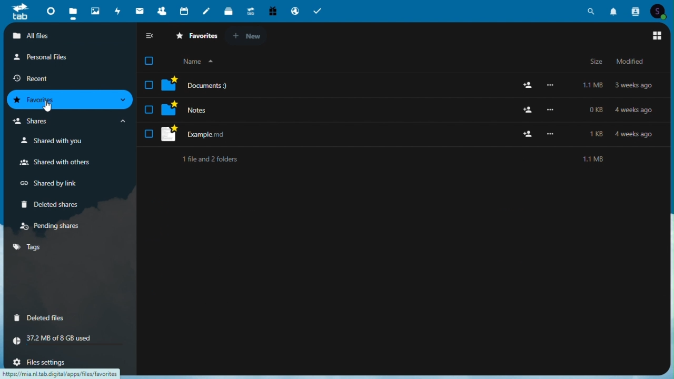 The height and width of the screenshot is (379, 674). What do you see at coordinates (185, 9) in the screenshot?
I see `Calendar` at bounding box center [185, 9].